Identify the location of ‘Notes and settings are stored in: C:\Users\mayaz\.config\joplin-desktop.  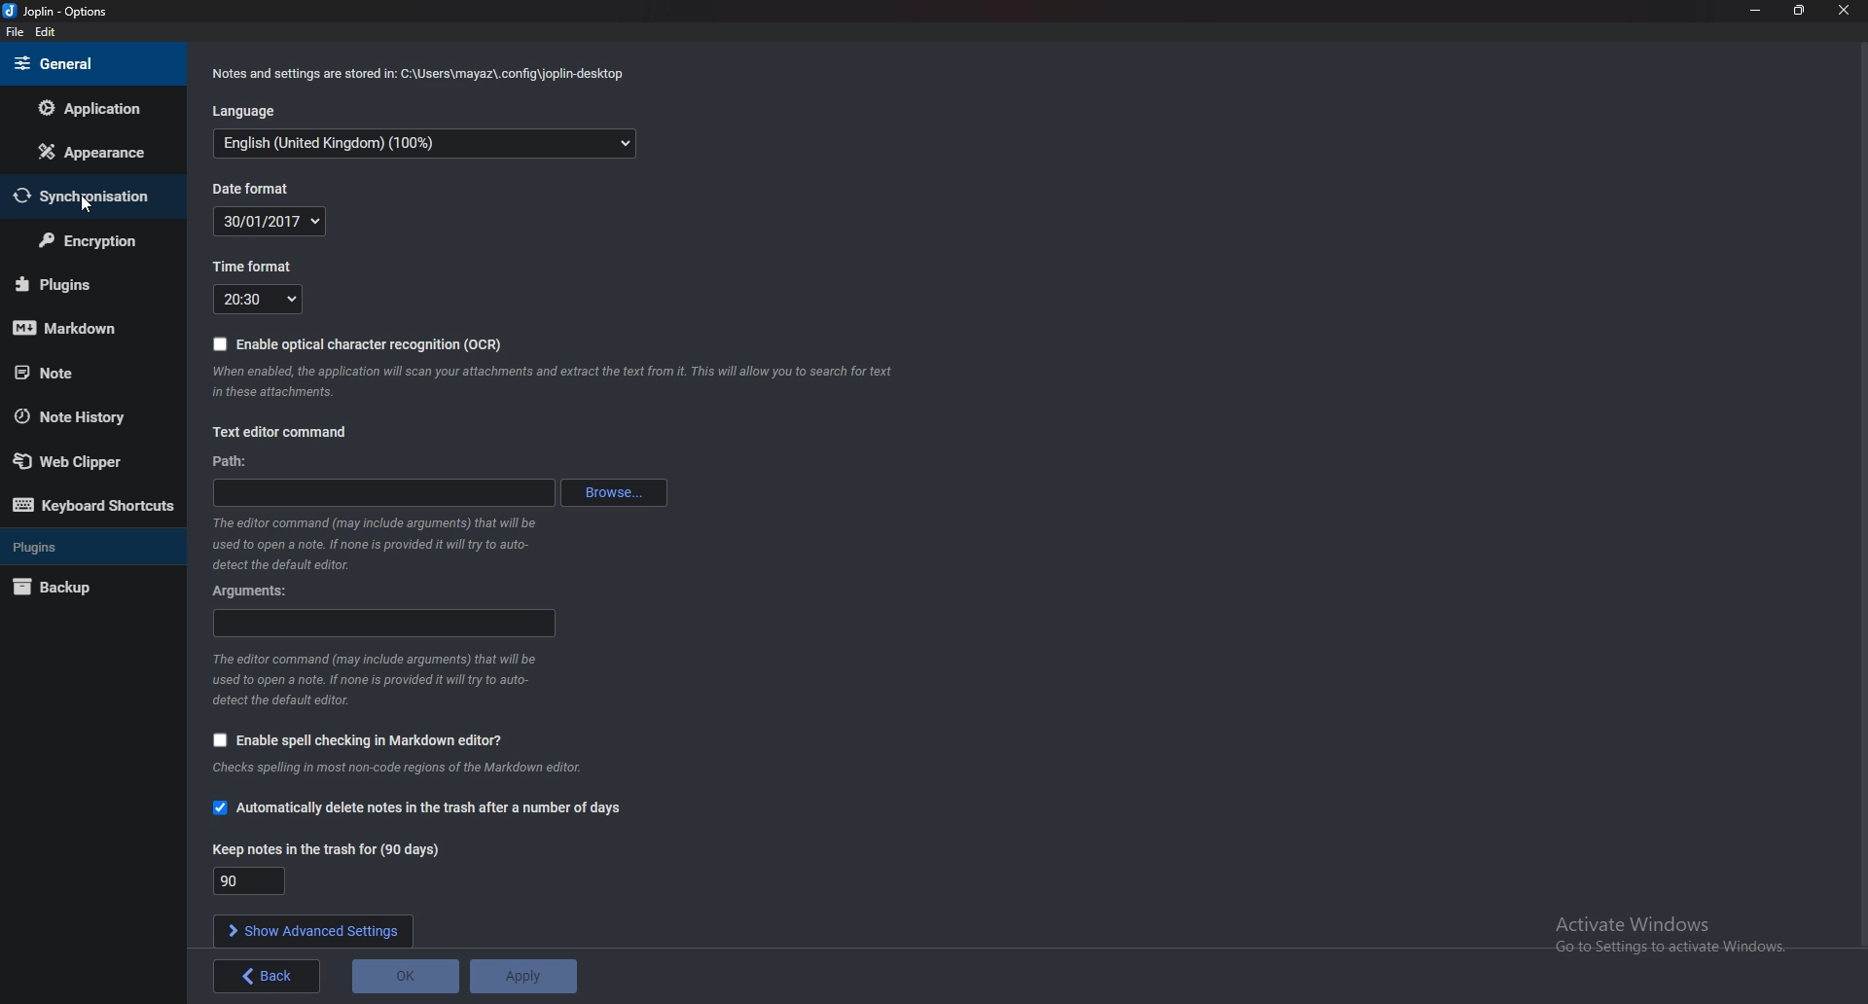
(416, 74).